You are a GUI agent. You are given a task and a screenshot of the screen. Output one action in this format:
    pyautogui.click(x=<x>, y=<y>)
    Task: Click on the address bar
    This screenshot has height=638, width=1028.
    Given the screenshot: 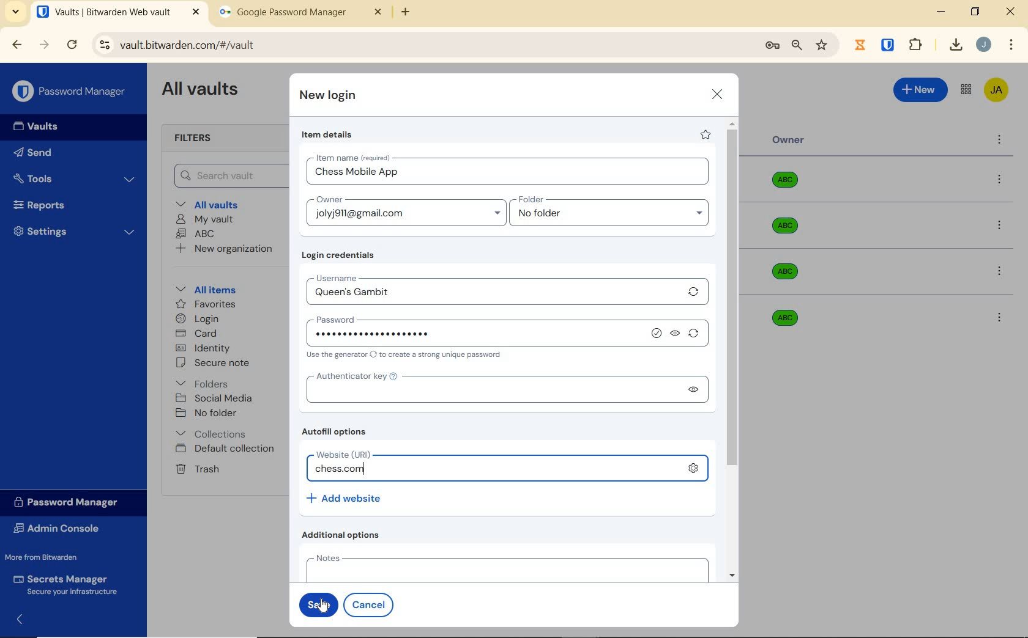 What is the action you would take?
    pyautogui.click(x=422, y=46)
    